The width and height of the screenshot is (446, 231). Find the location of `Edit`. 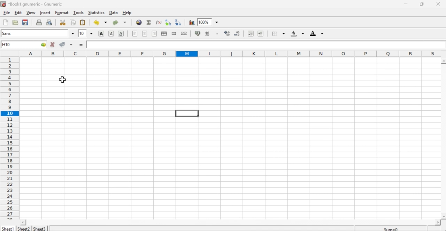

Edit is located at coordinates (18, 13).